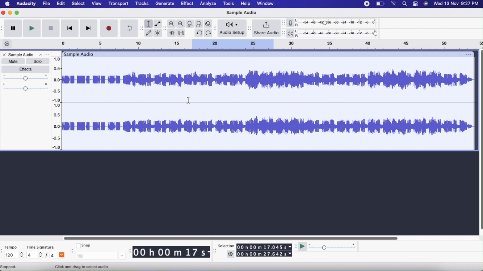 This screenshot has height=271, width=483. I want to click on Tempo, so click(12, 246).